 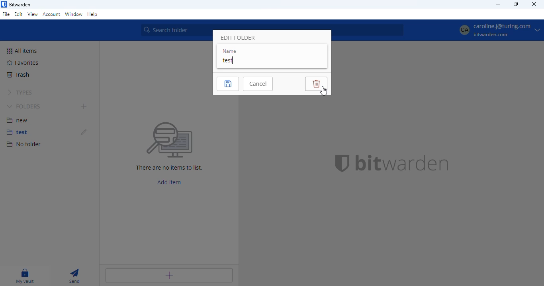 What do you see at coordinates (25, 276) in the screenshot?
I see `my vault` at bounding box center [25, 276].